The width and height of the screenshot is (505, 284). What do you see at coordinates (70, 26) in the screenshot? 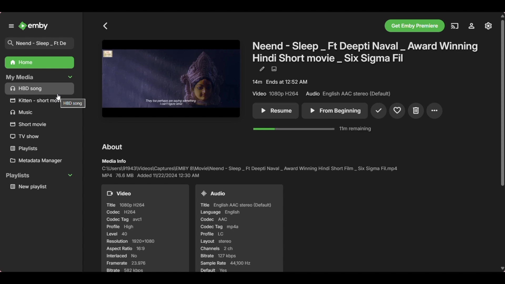
I see `Delete inputs` at bounding box center [70, 26].